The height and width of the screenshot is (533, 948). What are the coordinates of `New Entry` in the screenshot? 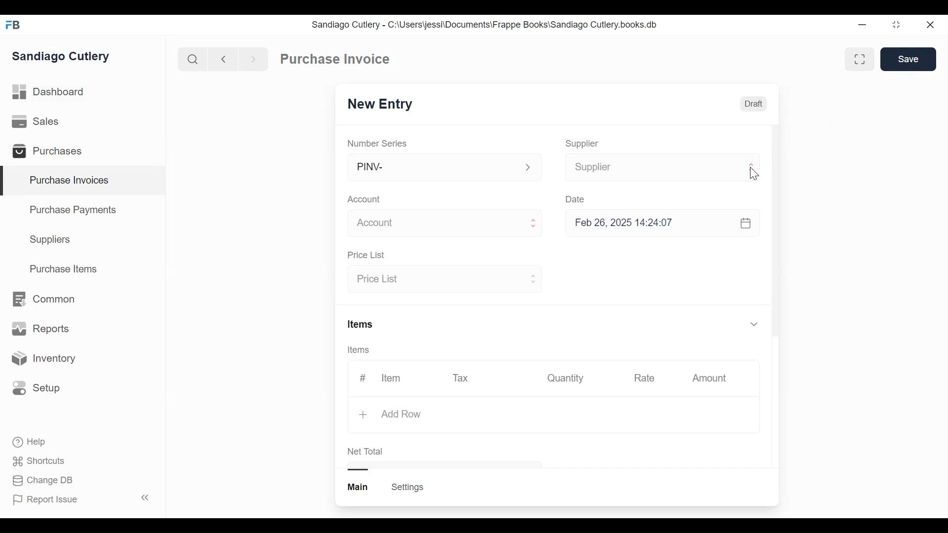 It's located at (383, 105).